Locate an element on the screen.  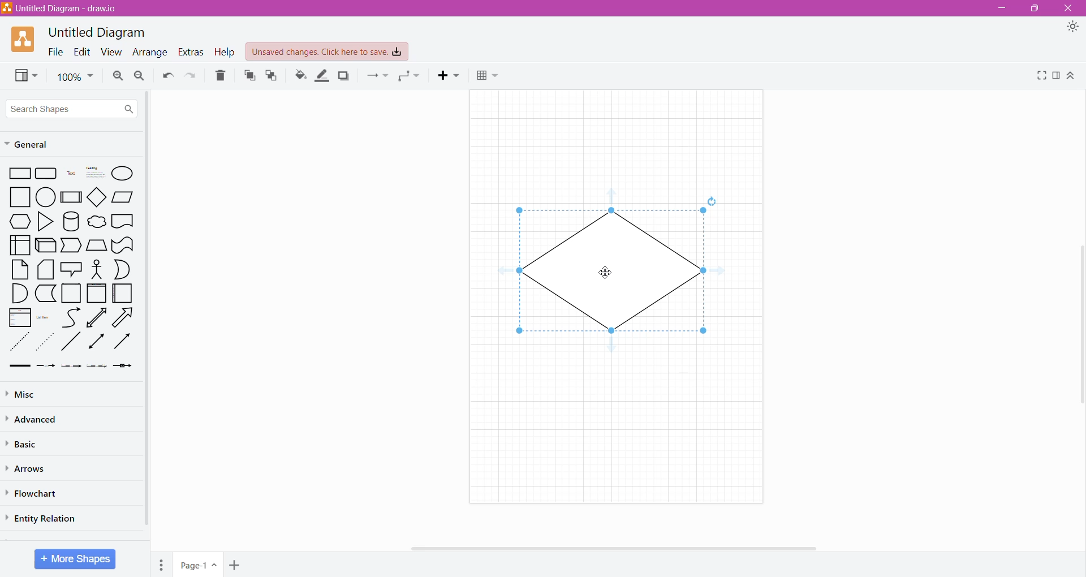
Flowchart is located at coordinates (36, 494).